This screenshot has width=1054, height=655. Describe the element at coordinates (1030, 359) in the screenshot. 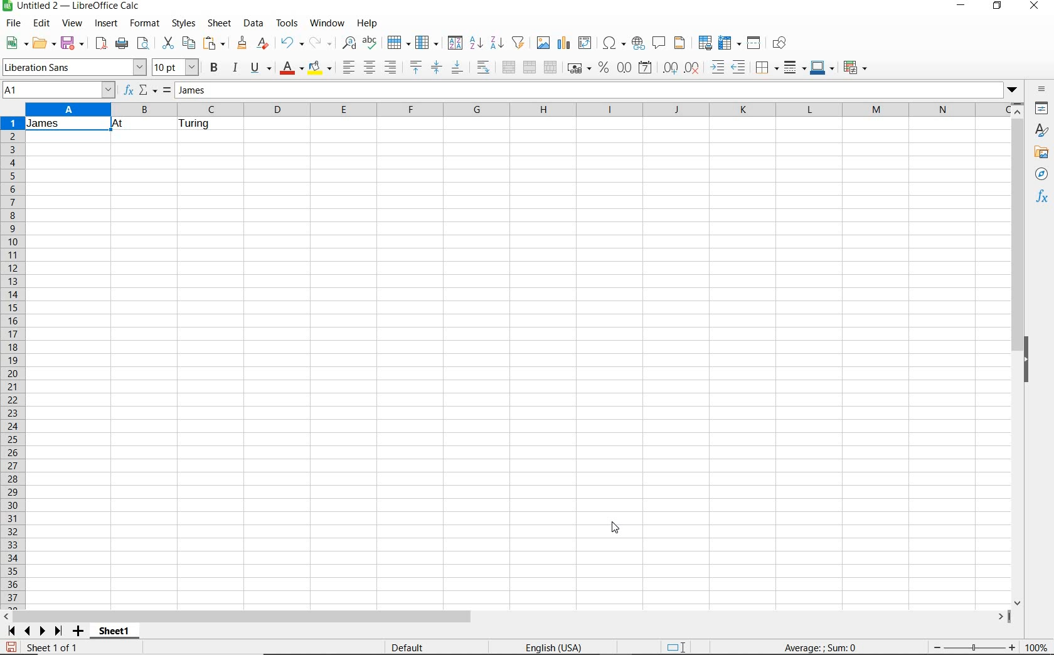

I see `hide` at that location.